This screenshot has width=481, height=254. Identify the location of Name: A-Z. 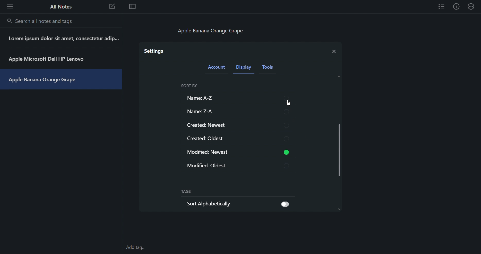
(237, 97).